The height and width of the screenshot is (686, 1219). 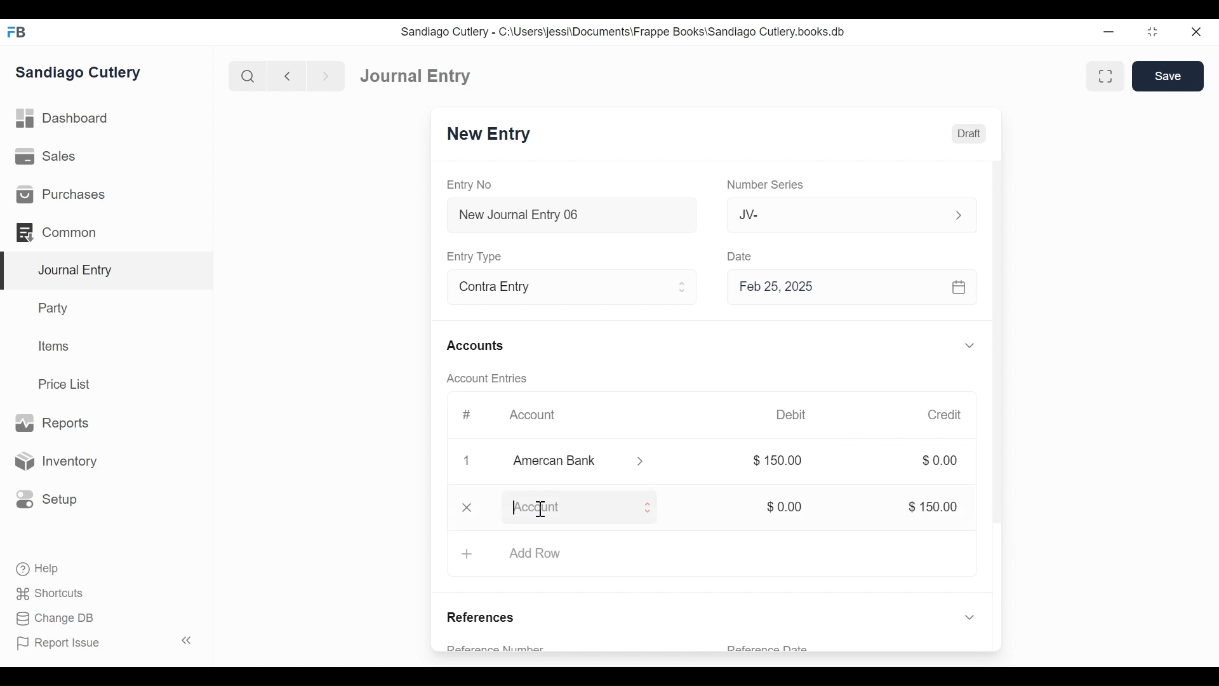 What do you see at coordinates (568, 462) in the screenshot?
I see `Amercan Bank` at bounding box center [568, 462].